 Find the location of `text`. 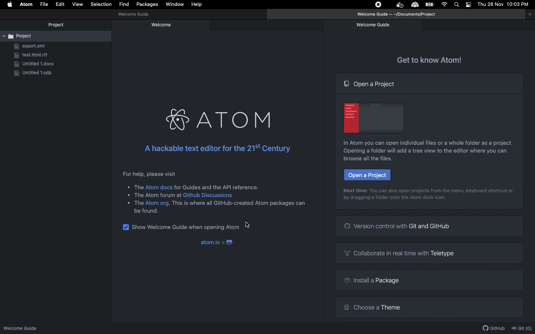

text is located at coordinates (138, 203).